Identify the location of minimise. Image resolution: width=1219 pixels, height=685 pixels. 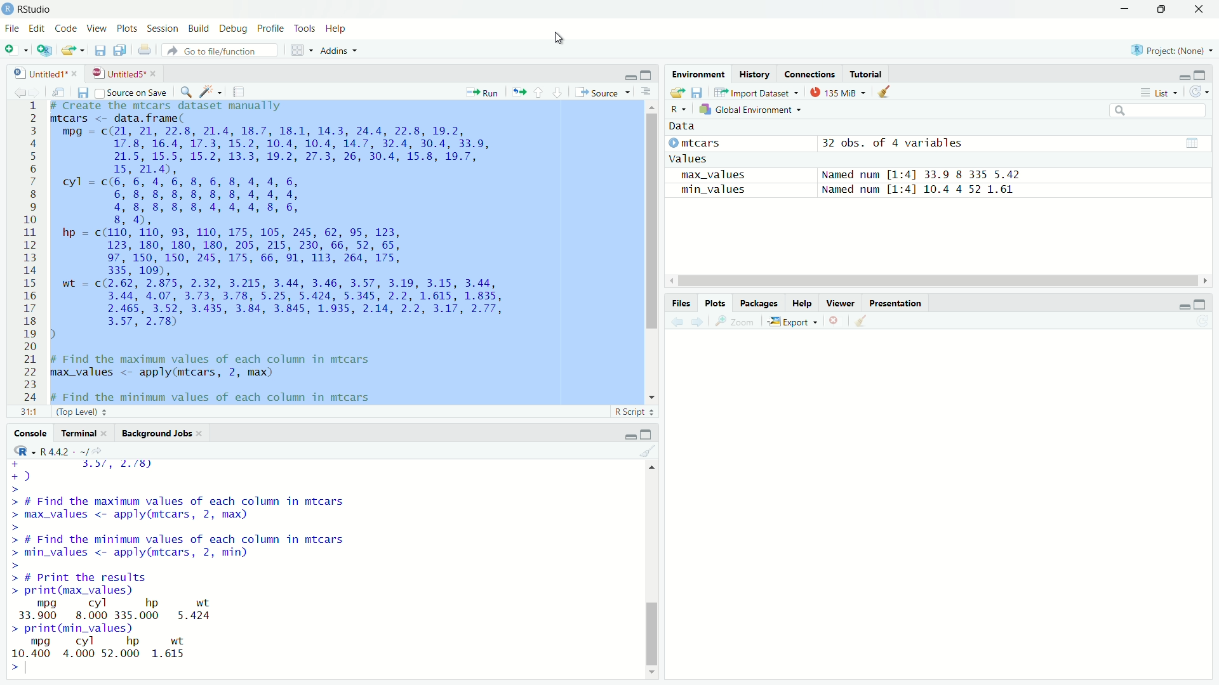
(1178, 305).